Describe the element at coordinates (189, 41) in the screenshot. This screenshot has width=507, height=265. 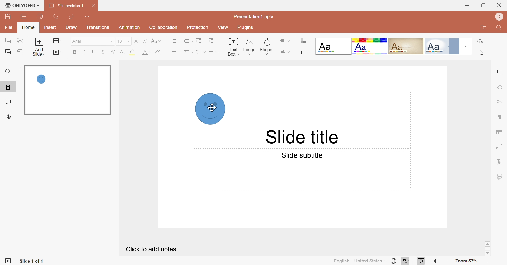
I see `Numbering` at that location.